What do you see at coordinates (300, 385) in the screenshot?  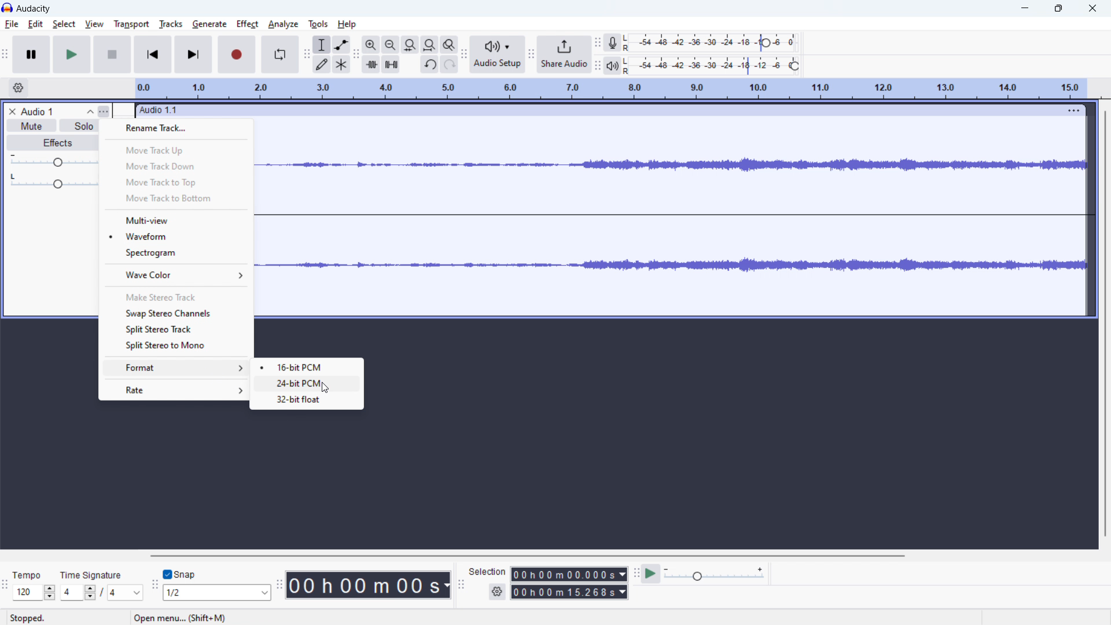 I see `24 bit pcm` at bounding box center [300, 385].